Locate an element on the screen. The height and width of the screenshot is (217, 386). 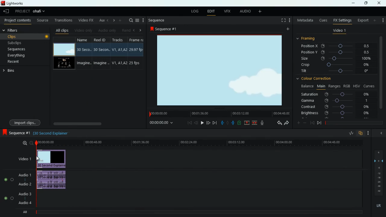
full screen is located at coordinates (283, 20).